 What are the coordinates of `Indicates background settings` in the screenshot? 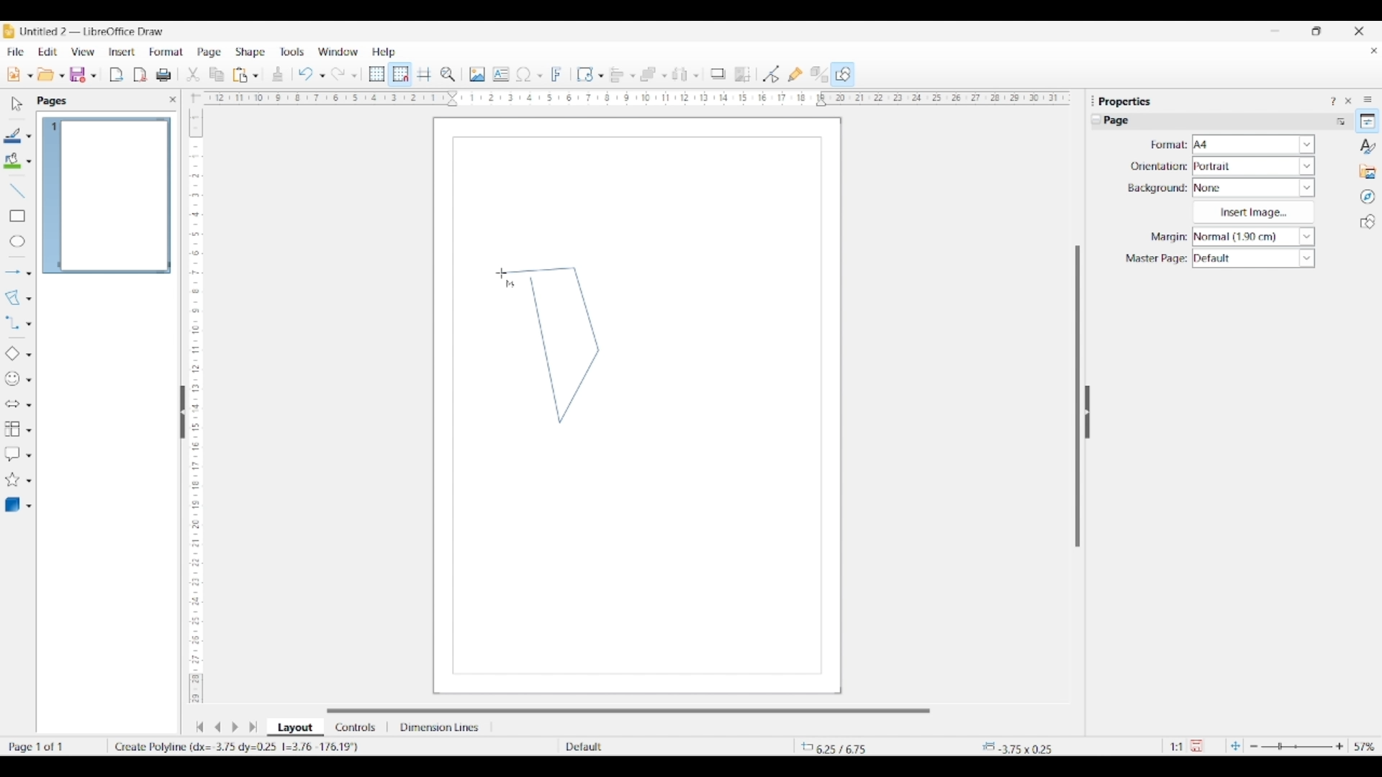 It's located at (1157, 188).